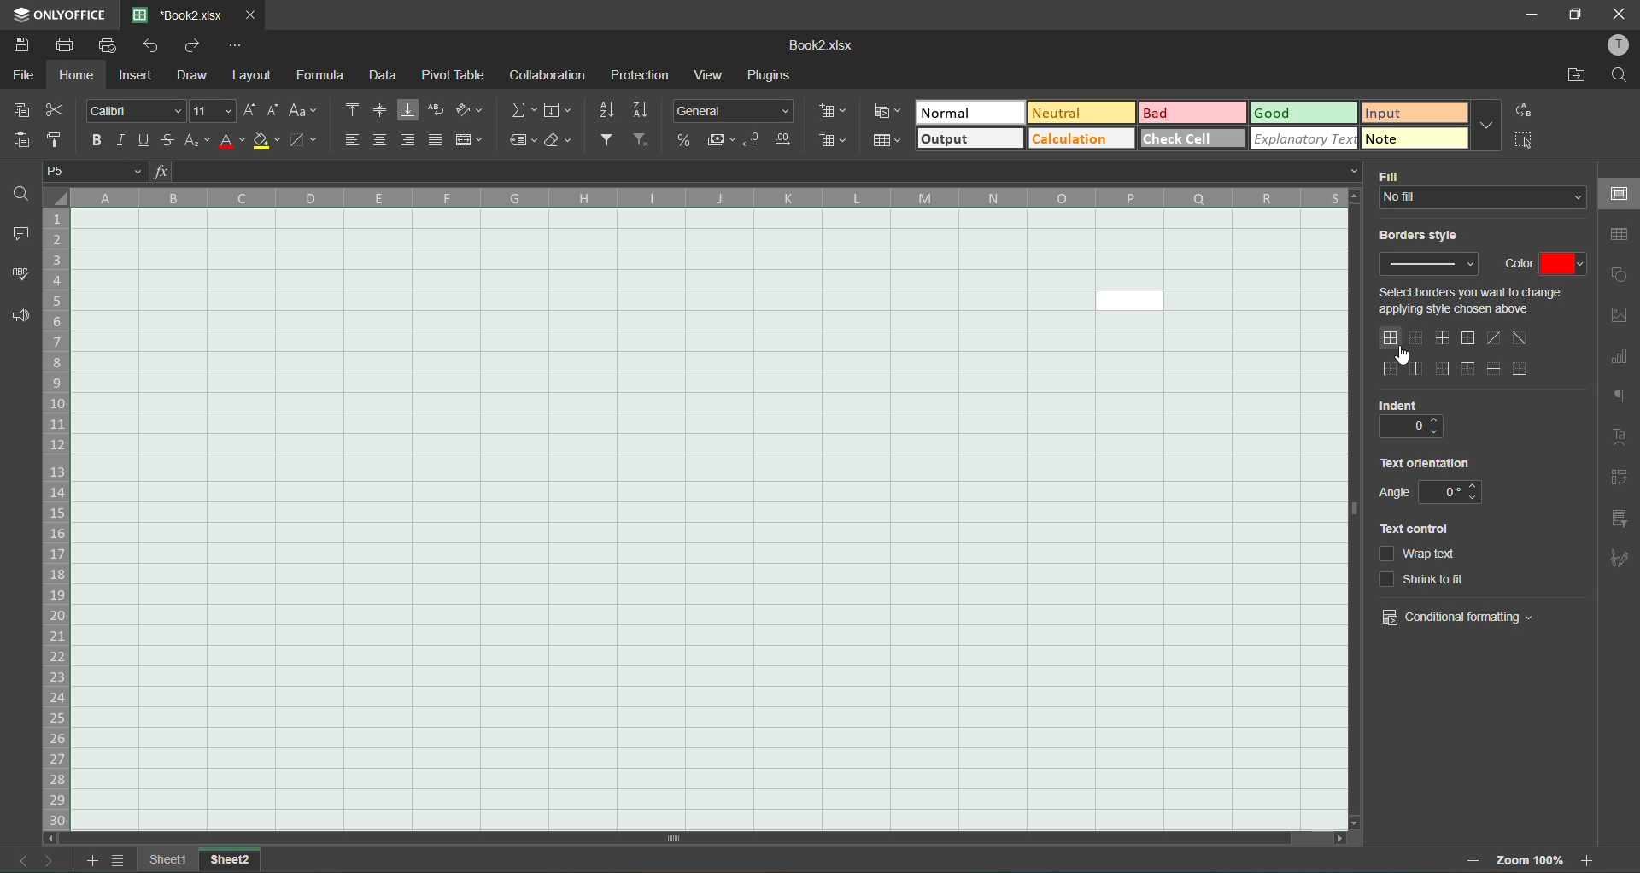 This screenshot has width=1640, height=873. What do you see at coordinates (308, 142) in the screenshot?
I see `borders` at bounding box center [308, 142].